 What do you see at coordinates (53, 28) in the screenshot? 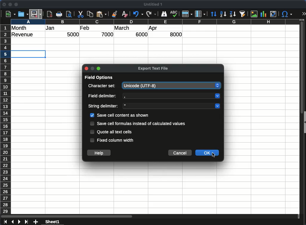
I see `jan` at bounding box center [53, 28].